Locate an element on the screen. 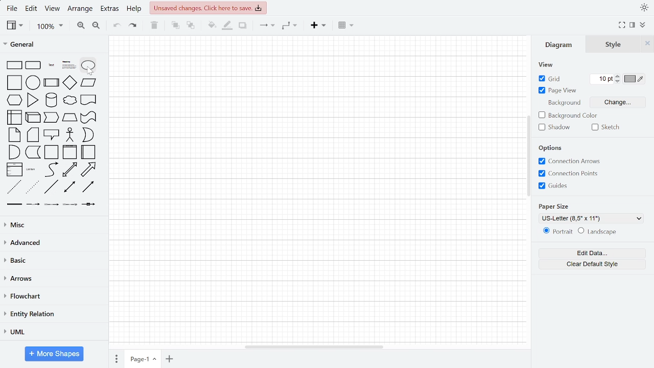 The width and height of the screenshot is (654, 368). list item is located at coordinates (31, 170).